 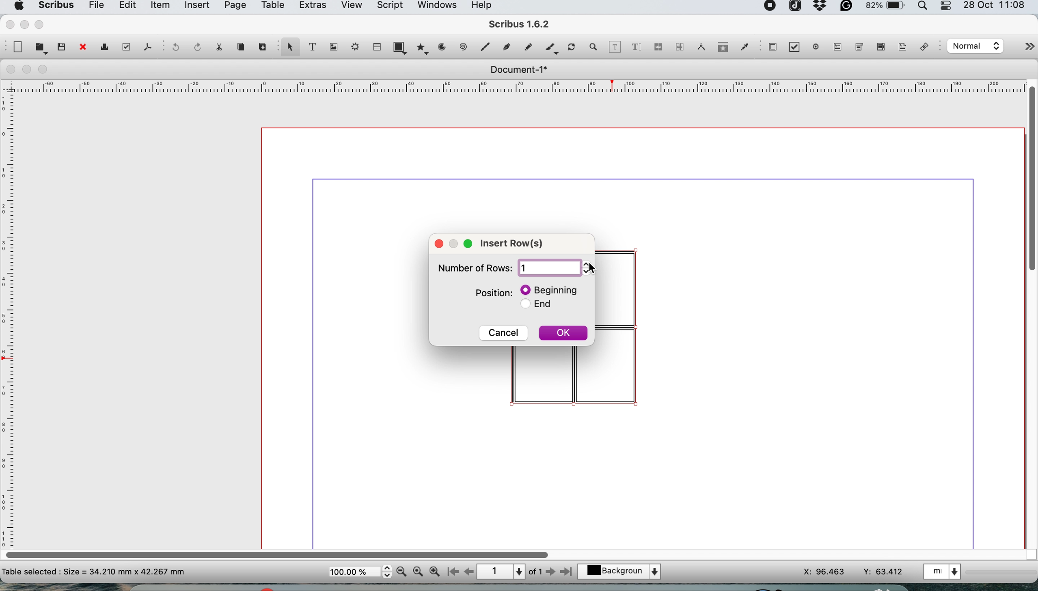 I want to click on undo, so click(x=174, y=48).